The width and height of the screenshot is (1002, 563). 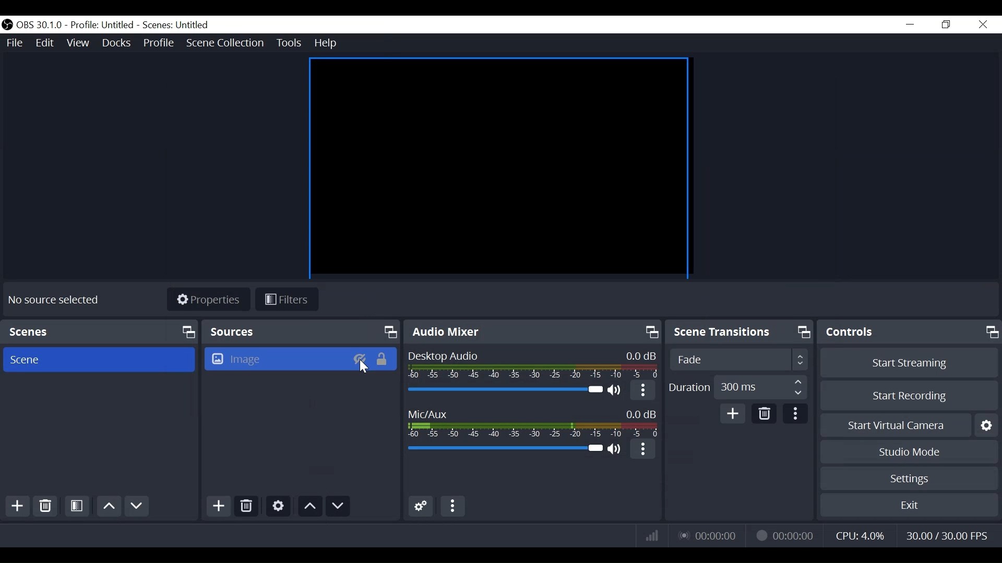 I want to click on Hide/Display, so click(x=360, y=359).